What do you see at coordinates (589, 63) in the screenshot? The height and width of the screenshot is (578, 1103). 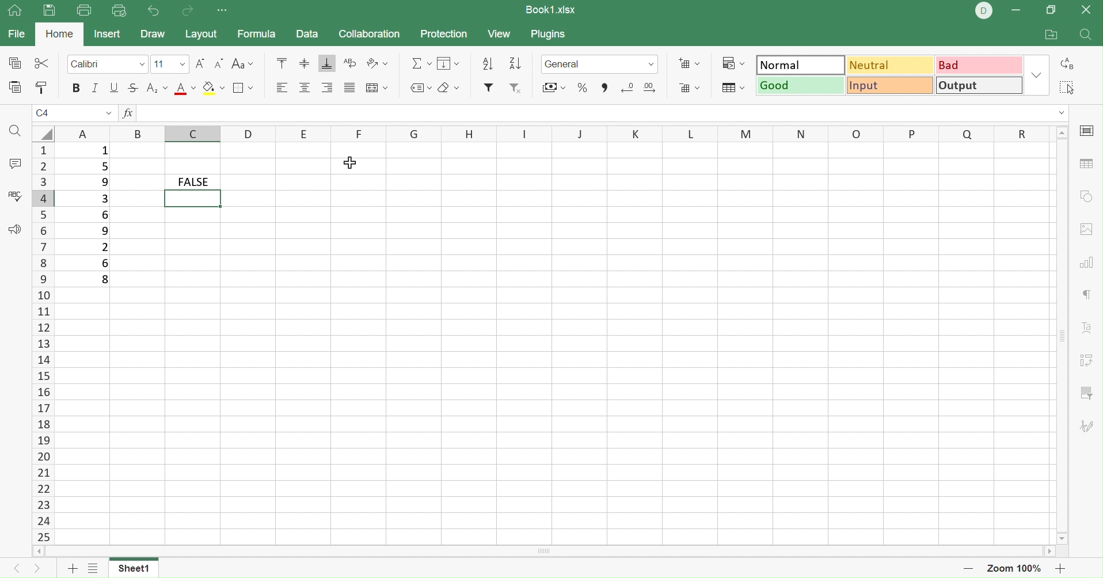 I see `Number format` at bounding box center [589, 63].